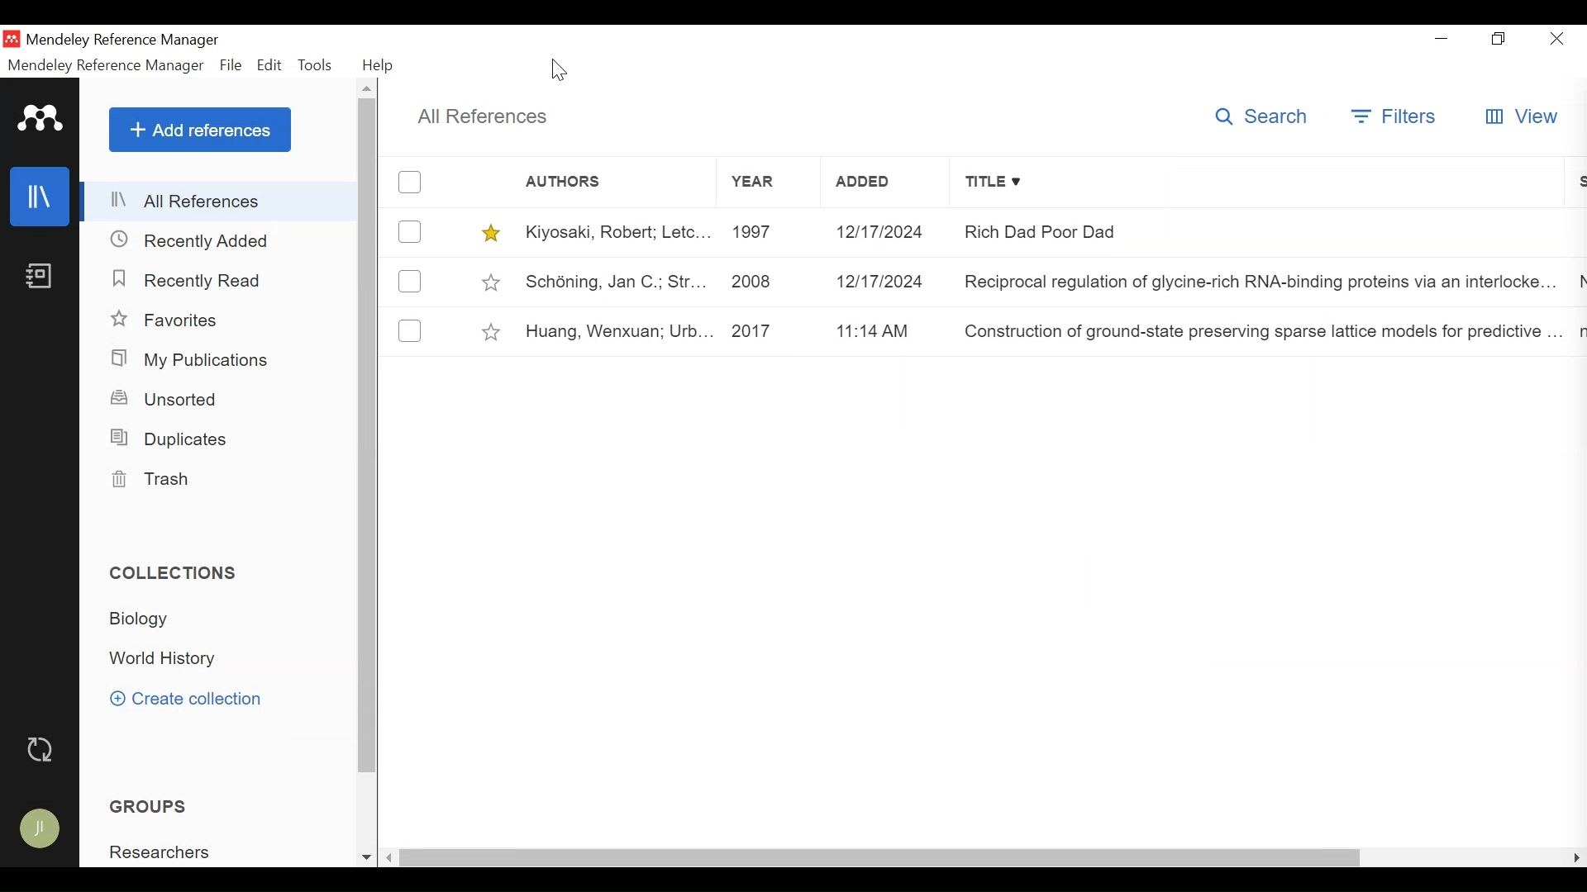 The height and width of the screenshot is (892, 1587). I want to click on Unsorted, so click(170, 399).